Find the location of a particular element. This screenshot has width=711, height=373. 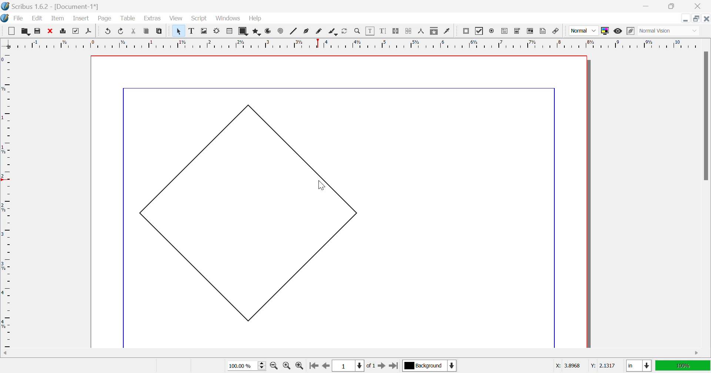

Close is located at coordinates (706, 19).